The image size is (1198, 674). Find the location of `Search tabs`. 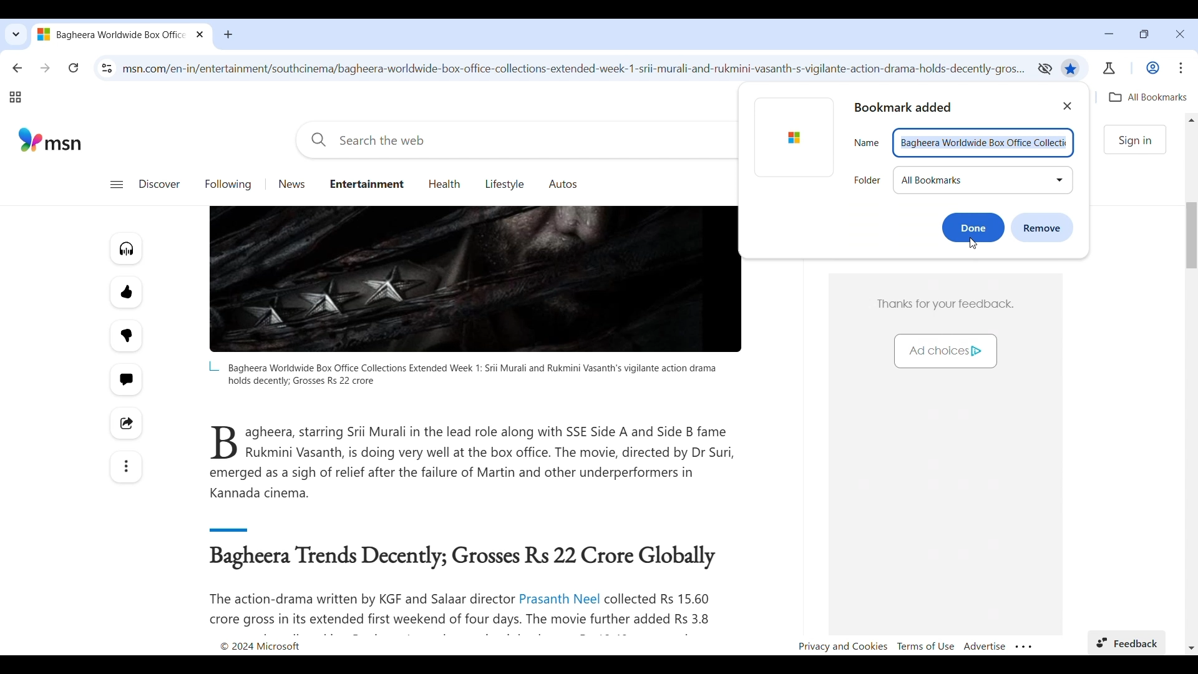

Search tabs is located at coordinates (15, 34).